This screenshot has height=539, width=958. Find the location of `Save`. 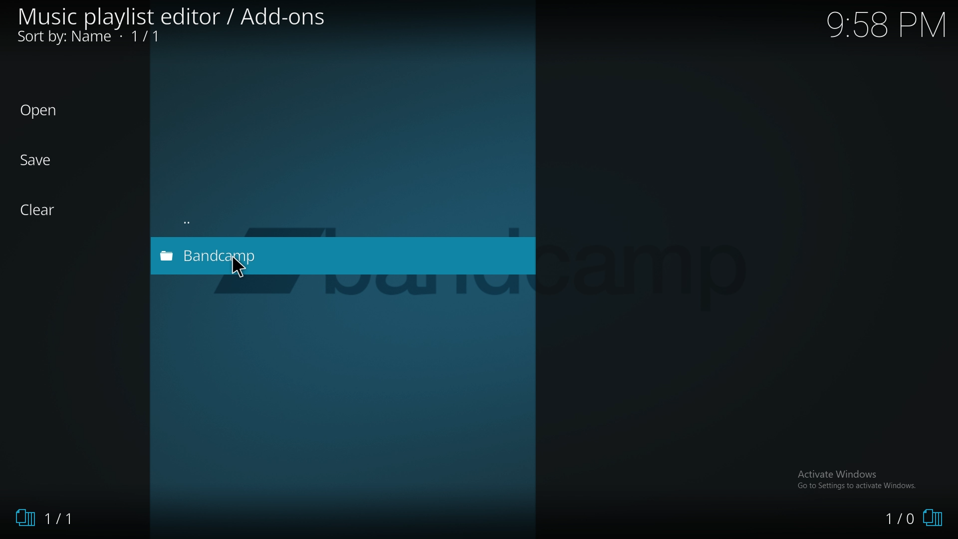

Save is located at coordinates (37, 161).